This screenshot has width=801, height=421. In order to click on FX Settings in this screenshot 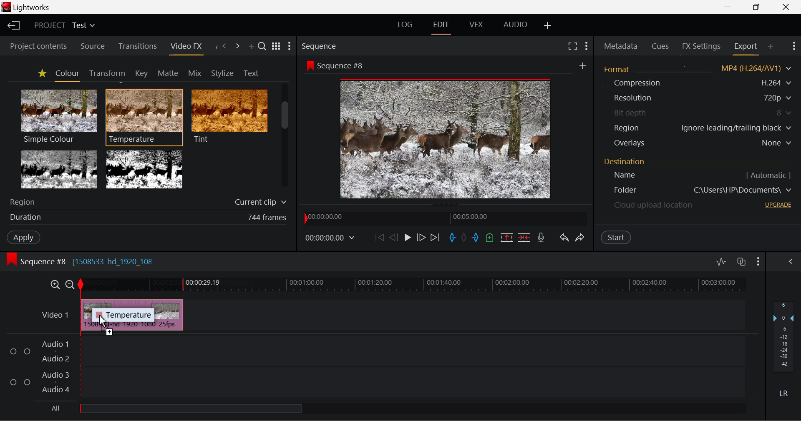, I will do `click(701, 46)`.